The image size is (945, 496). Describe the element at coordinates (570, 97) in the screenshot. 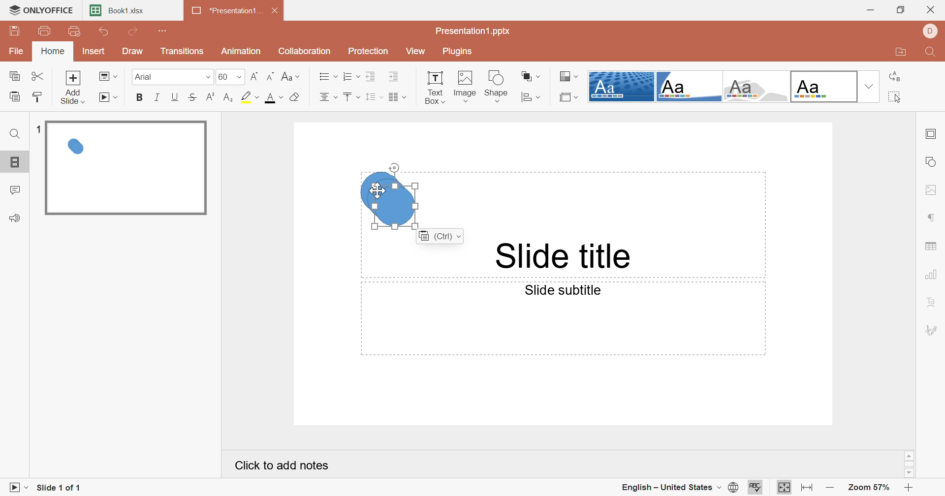

I see `Select slide size` at that location.